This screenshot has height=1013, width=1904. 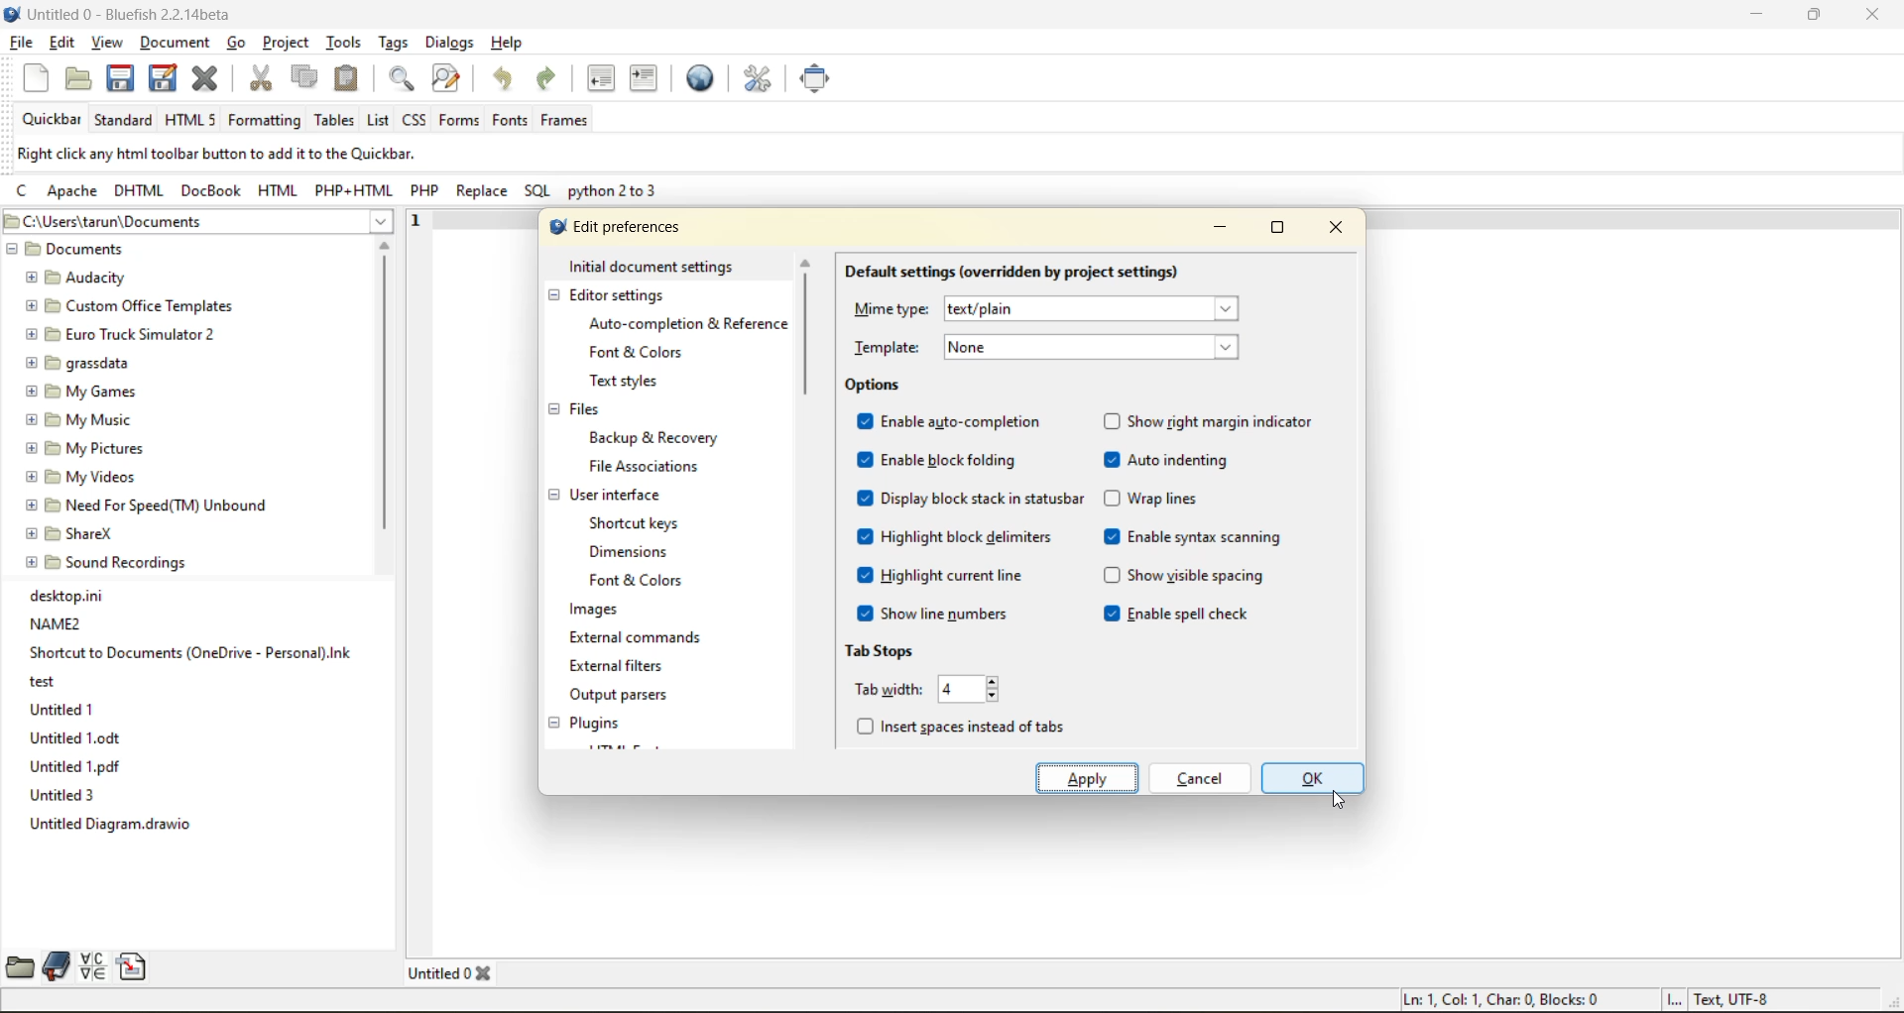 What do you see at coordinates (649, 468) in the screenshot?
I see `file associations` at bounding box center [649, 468].